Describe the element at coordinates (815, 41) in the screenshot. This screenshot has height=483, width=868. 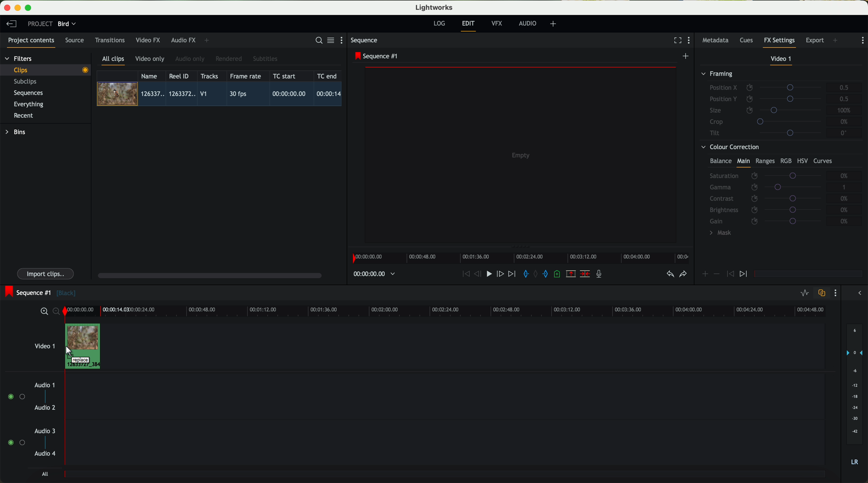
I see `export` at that location.